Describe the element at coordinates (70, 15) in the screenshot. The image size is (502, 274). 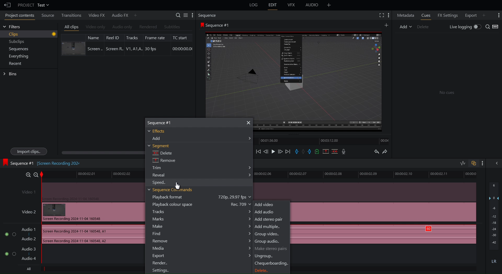
I see `Transitions` at that location.